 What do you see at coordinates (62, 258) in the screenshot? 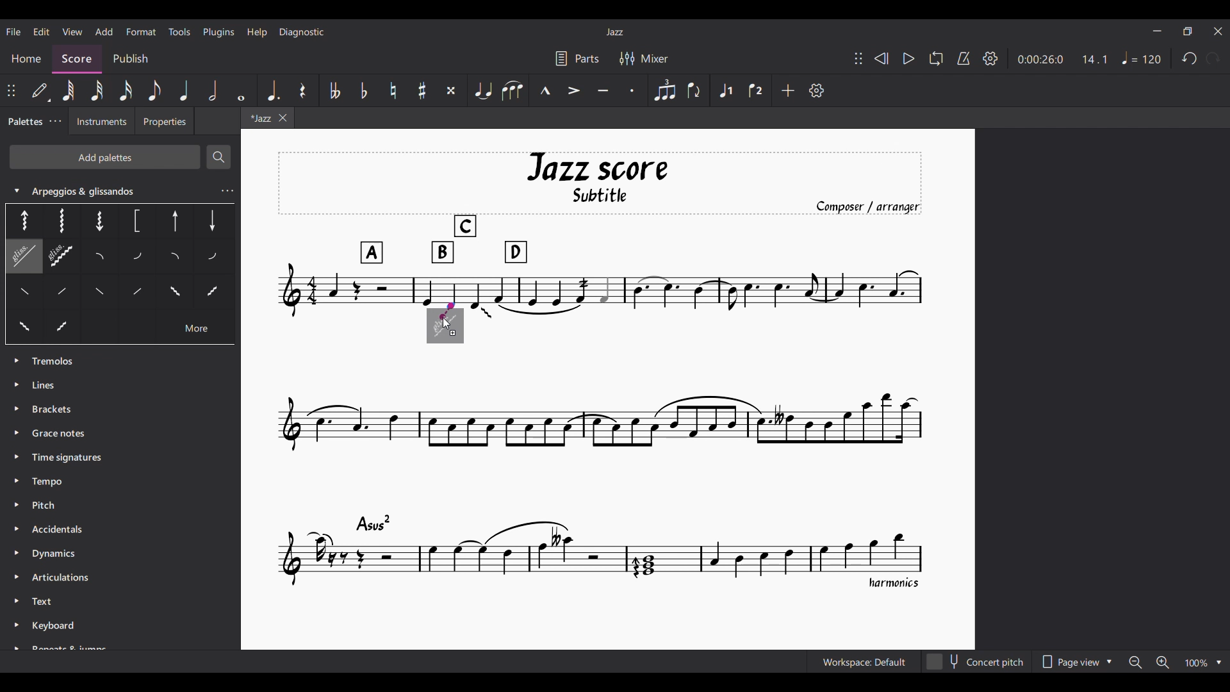
I see `Palate 8` at bounding box center [62, 258].